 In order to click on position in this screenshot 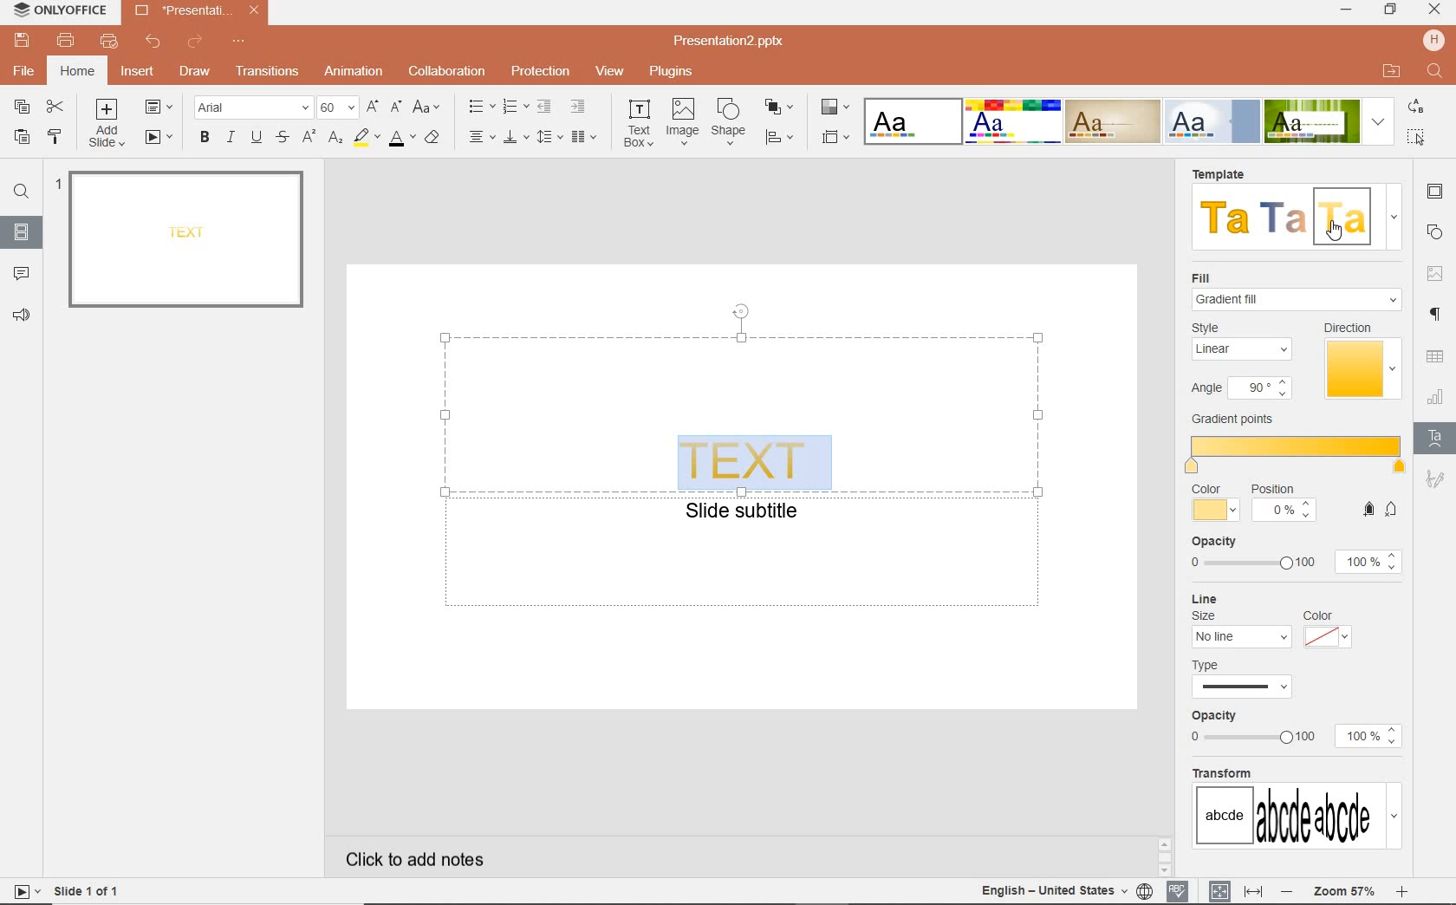, I will do `click(1285, 505)`.